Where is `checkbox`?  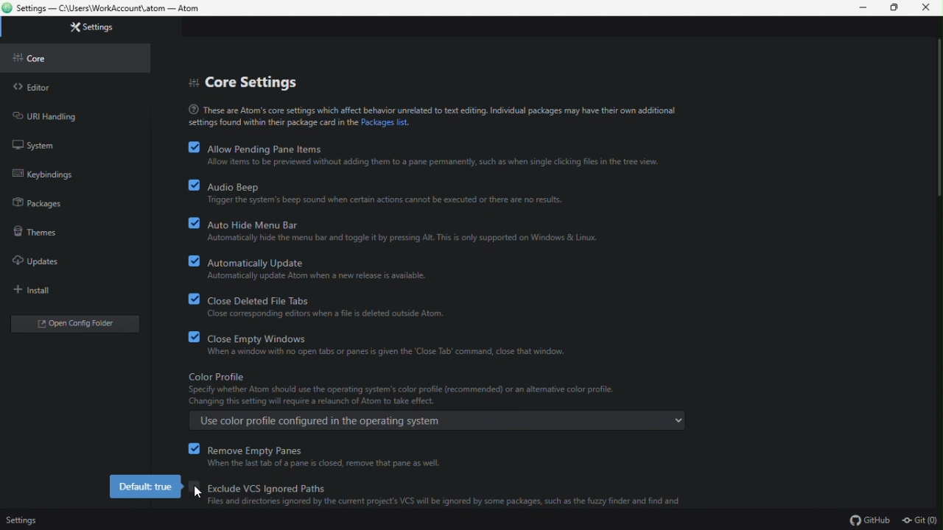
checkbox is located at coordinates (185, 299).